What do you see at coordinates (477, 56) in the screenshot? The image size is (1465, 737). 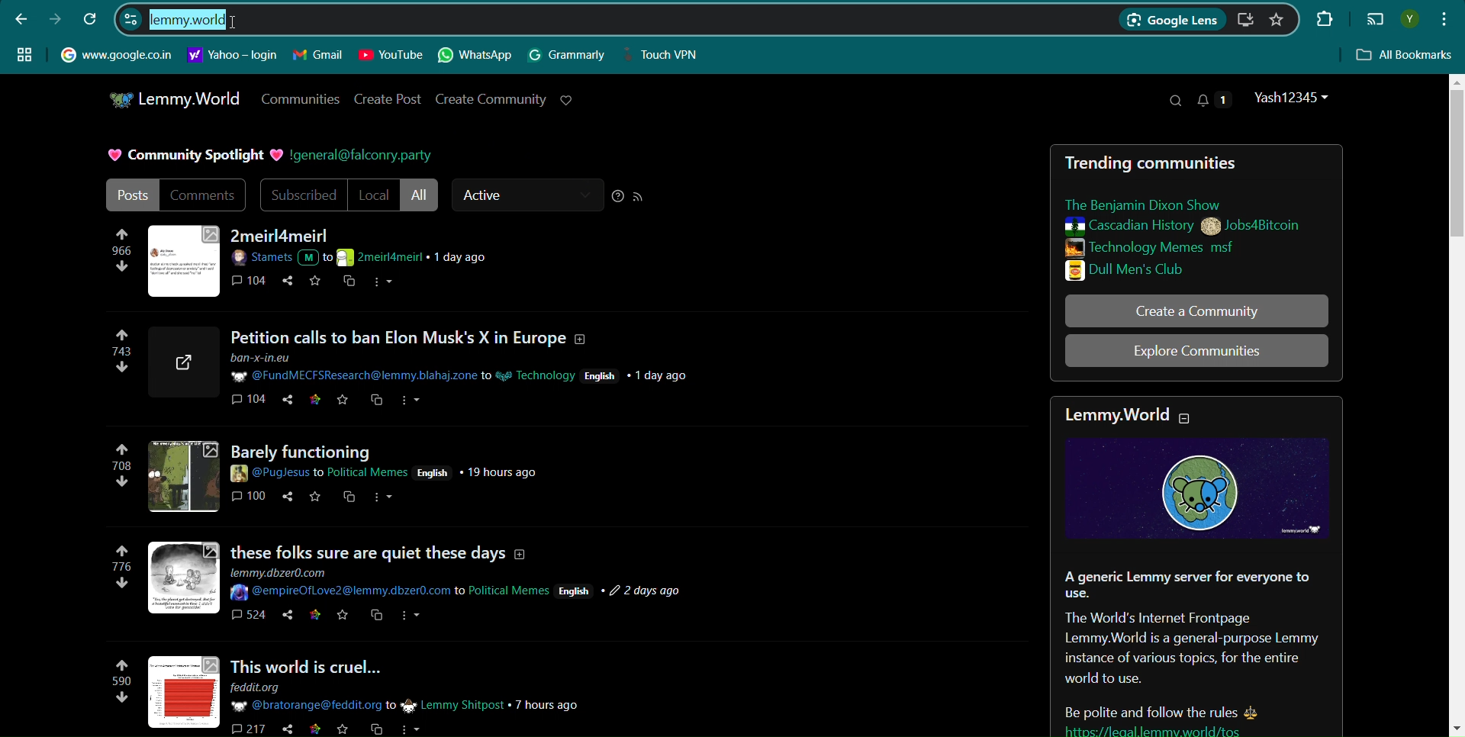 I see `Whatsapp` at bounding box center [477, 56].